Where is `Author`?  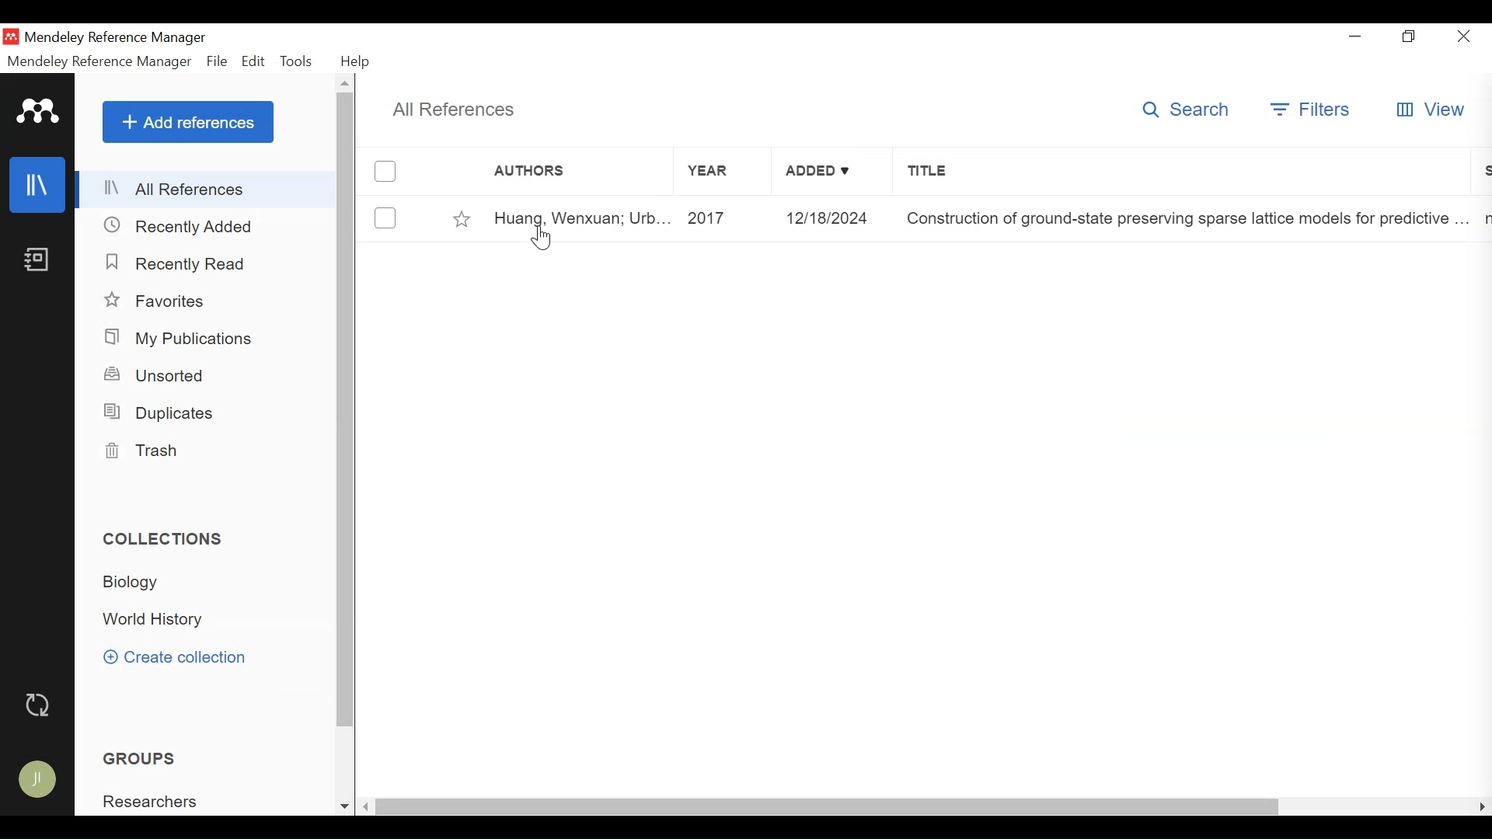 Author is located at coordinates (581, 218).